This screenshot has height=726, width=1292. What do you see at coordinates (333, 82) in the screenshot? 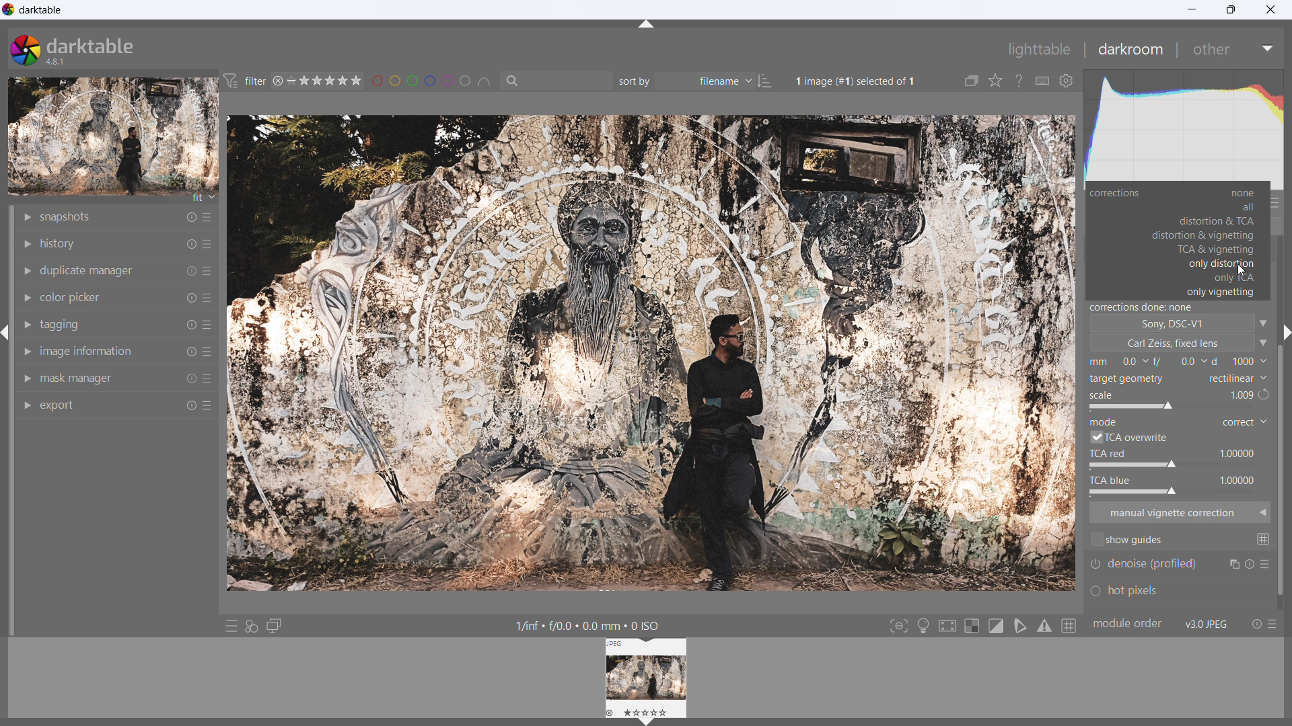
I see `range rating` at bounding box center [333, 82].